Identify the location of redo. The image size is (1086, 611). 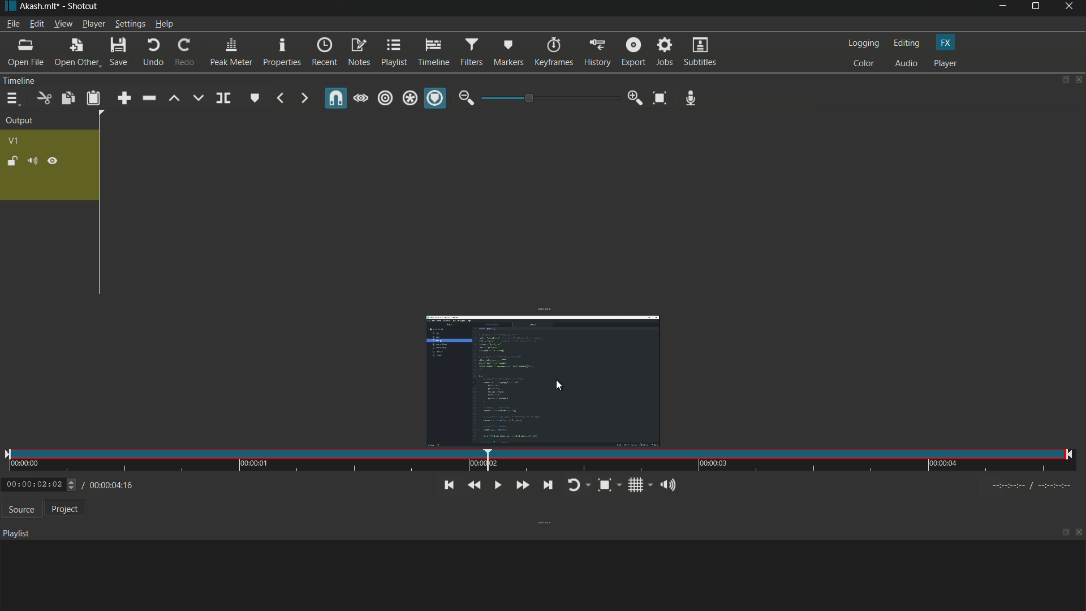
(182, 52).